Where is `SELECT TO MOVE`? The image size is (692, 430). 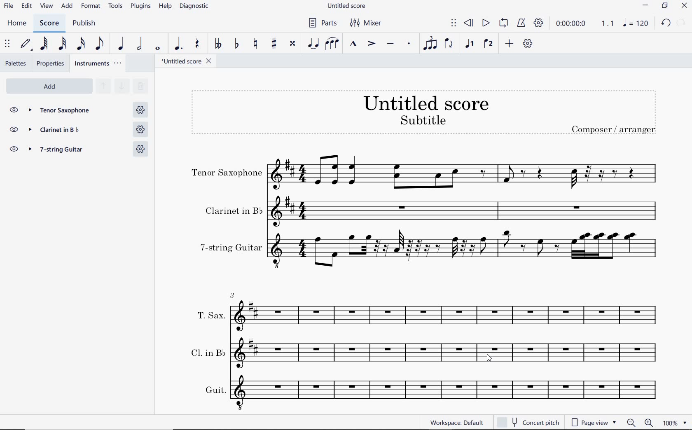
SELECT TO MOVE is located at coordinates (454, 24).